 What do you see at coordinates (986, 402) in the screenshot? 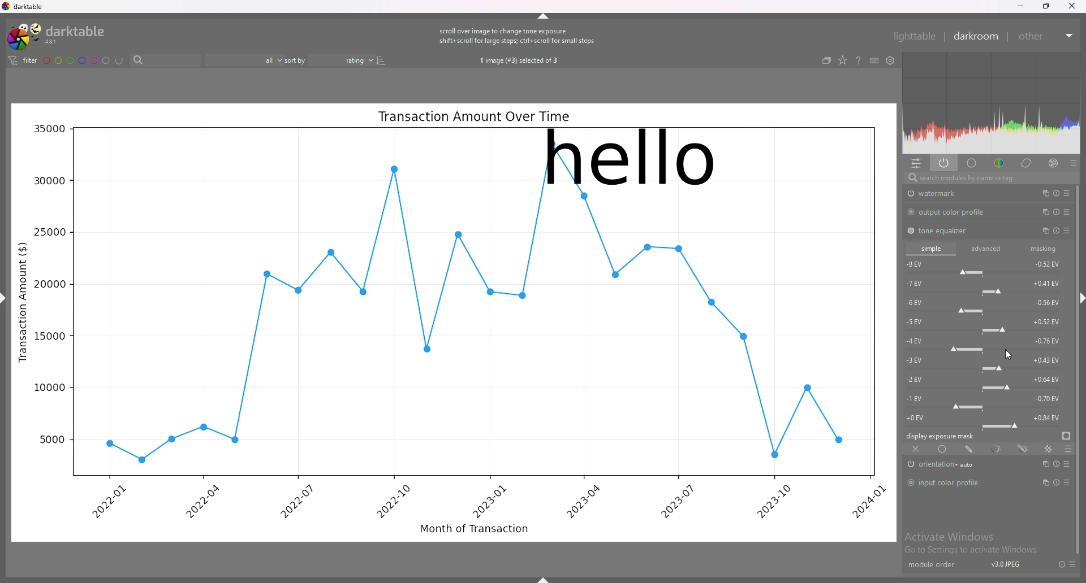
I see `-1 EV force` at bounding box center [986, 402].